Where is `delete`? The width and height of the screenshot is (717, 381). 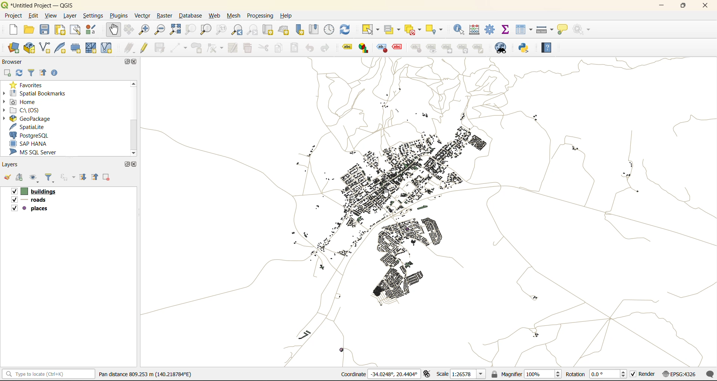
delete is located at coordinates (247, 48).